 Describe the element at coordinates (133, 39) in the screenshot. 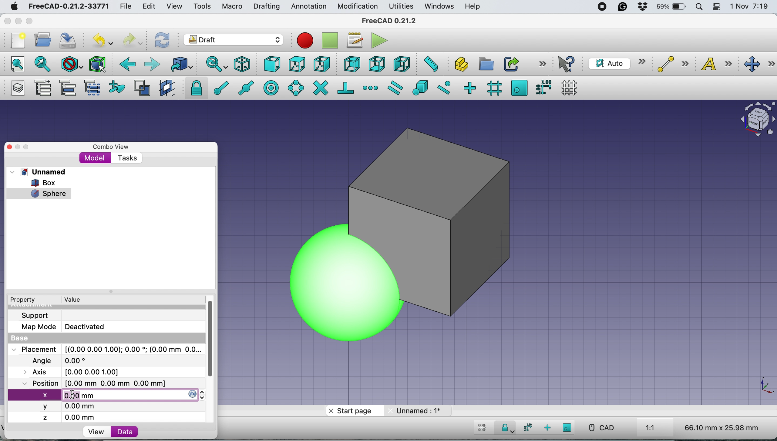

I see `redo` at that location.